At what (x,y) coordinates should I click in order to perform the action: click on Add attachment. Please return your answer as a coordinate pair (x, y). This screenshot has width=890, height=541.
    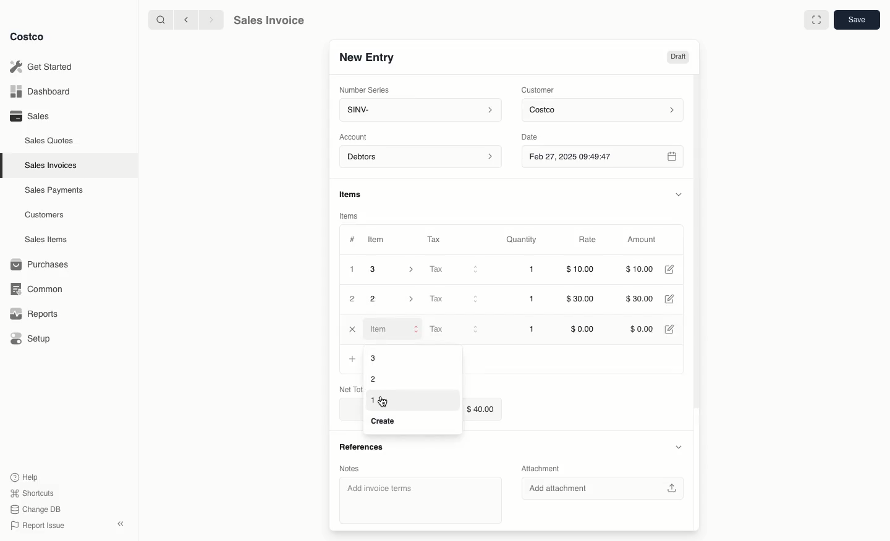
    Looking at the image, I should click on (601, 488).